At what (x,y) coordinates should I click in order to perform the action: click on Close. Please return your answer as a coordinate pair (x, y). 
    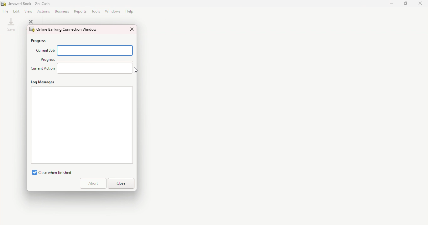
    Looking at the image, I should click on (131, 29).